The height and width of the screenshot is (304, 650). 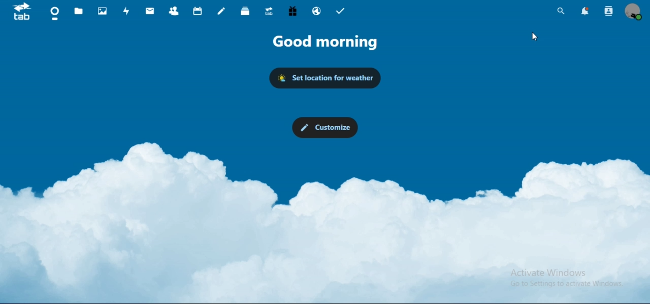 What do you see at coordinates (326, 41) in the screenshot?
I see `good morning` at bounding box center [326, 41].